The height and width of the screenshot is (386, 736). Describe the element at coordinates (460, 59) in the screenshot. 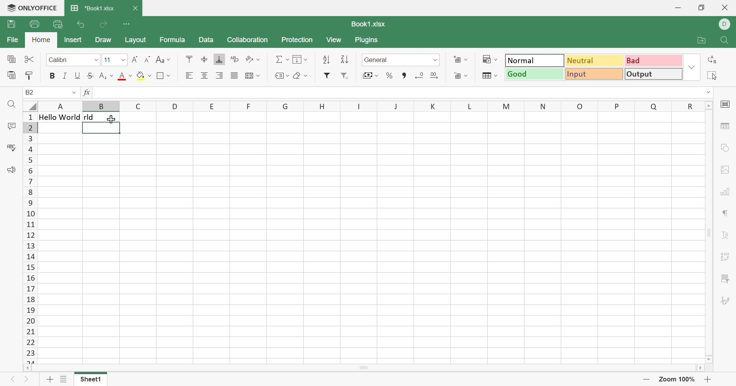

I see `Increase cells` at that location.